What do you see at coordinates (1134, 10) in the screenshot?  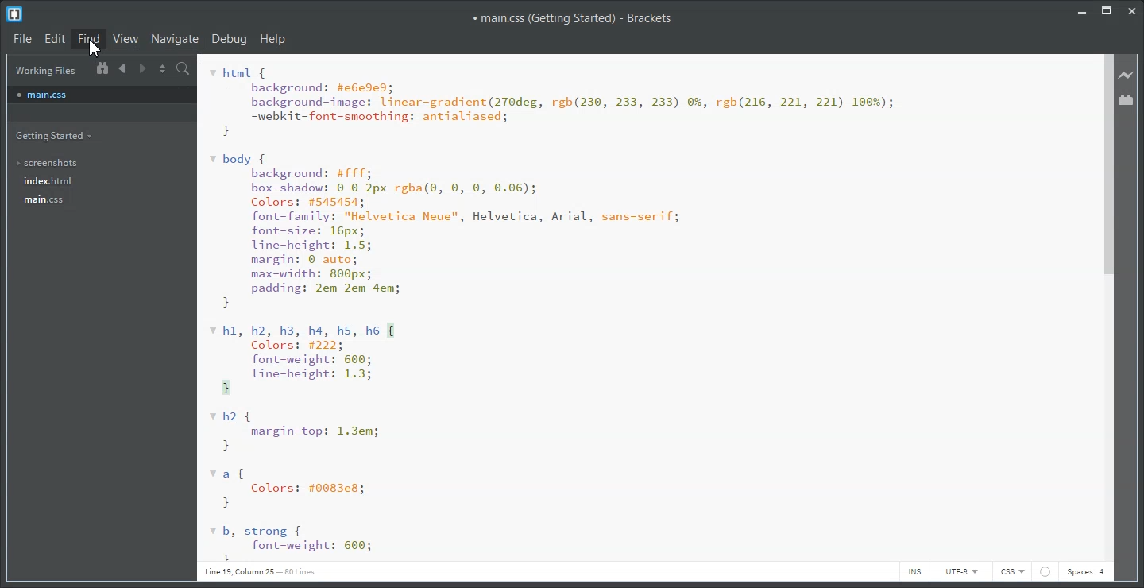 I see `Close` at bounding box center [1134, 10].